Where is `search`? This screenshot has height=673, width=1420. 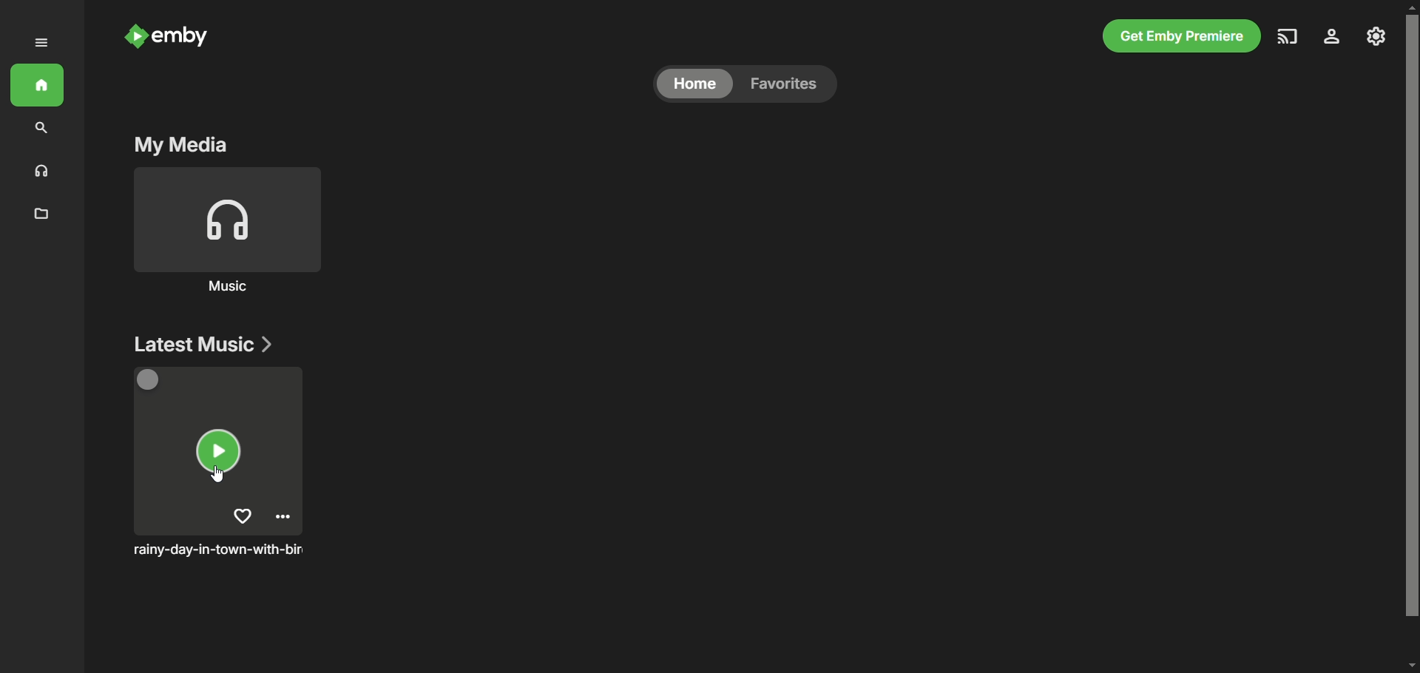 search is located at coordinates (39, 129).